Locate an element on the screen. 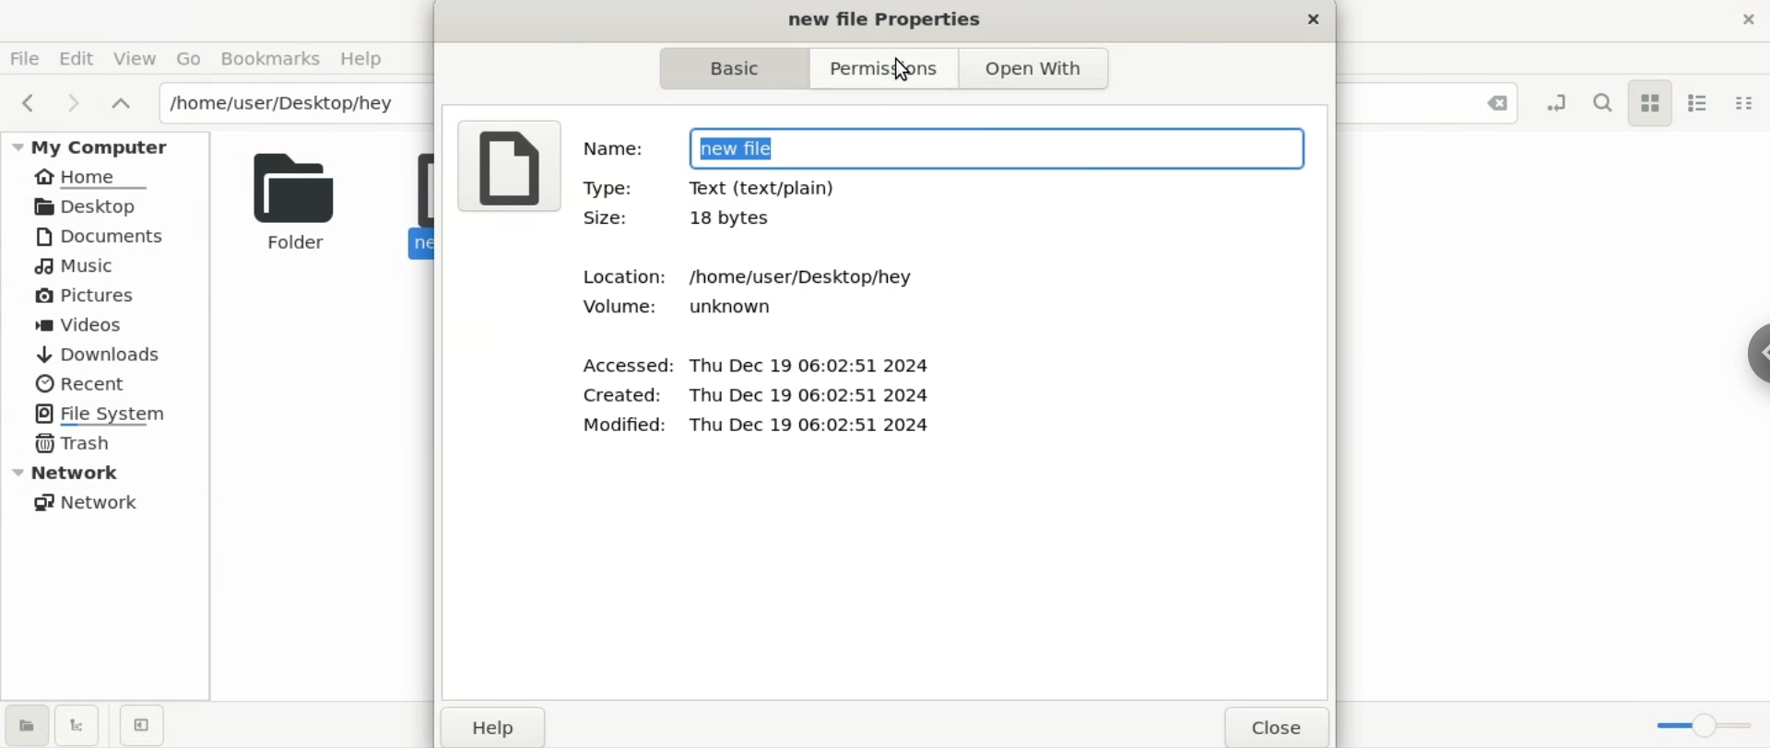 This screenshot has height=748, width=1770. Volume: unknown is located at coordinates (687, 309).